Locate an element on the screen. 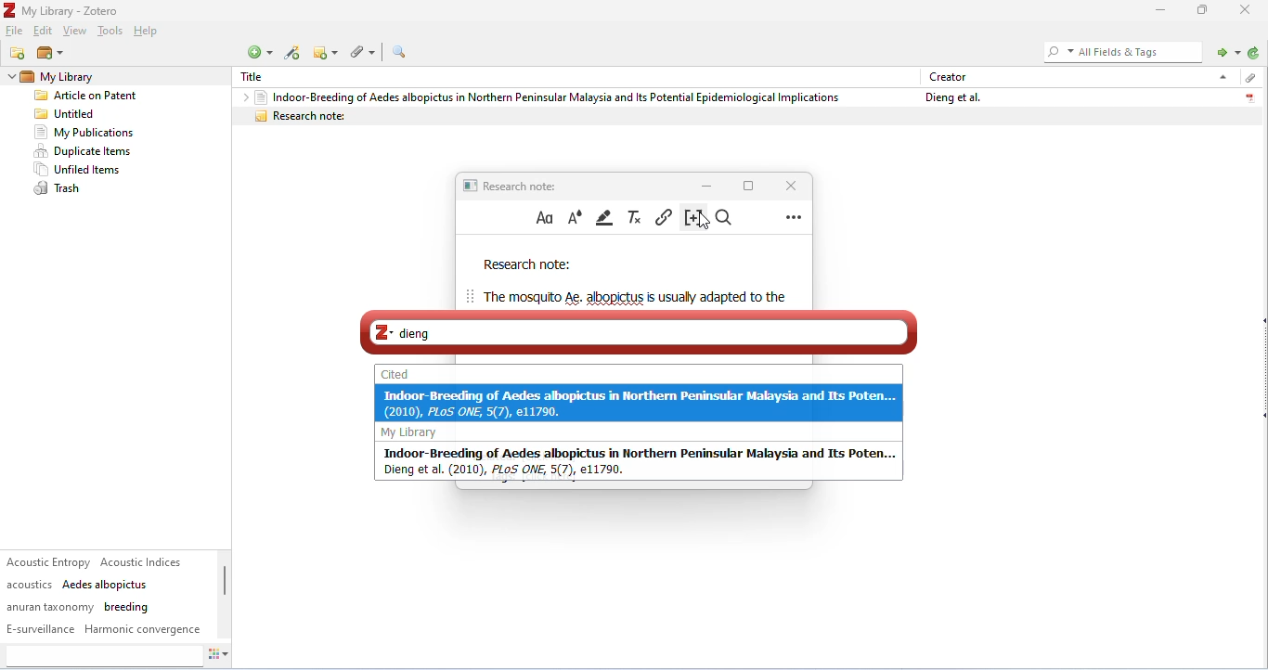 This screenshot has width=1268, height=670. tags is located at coordinates (105, 596).